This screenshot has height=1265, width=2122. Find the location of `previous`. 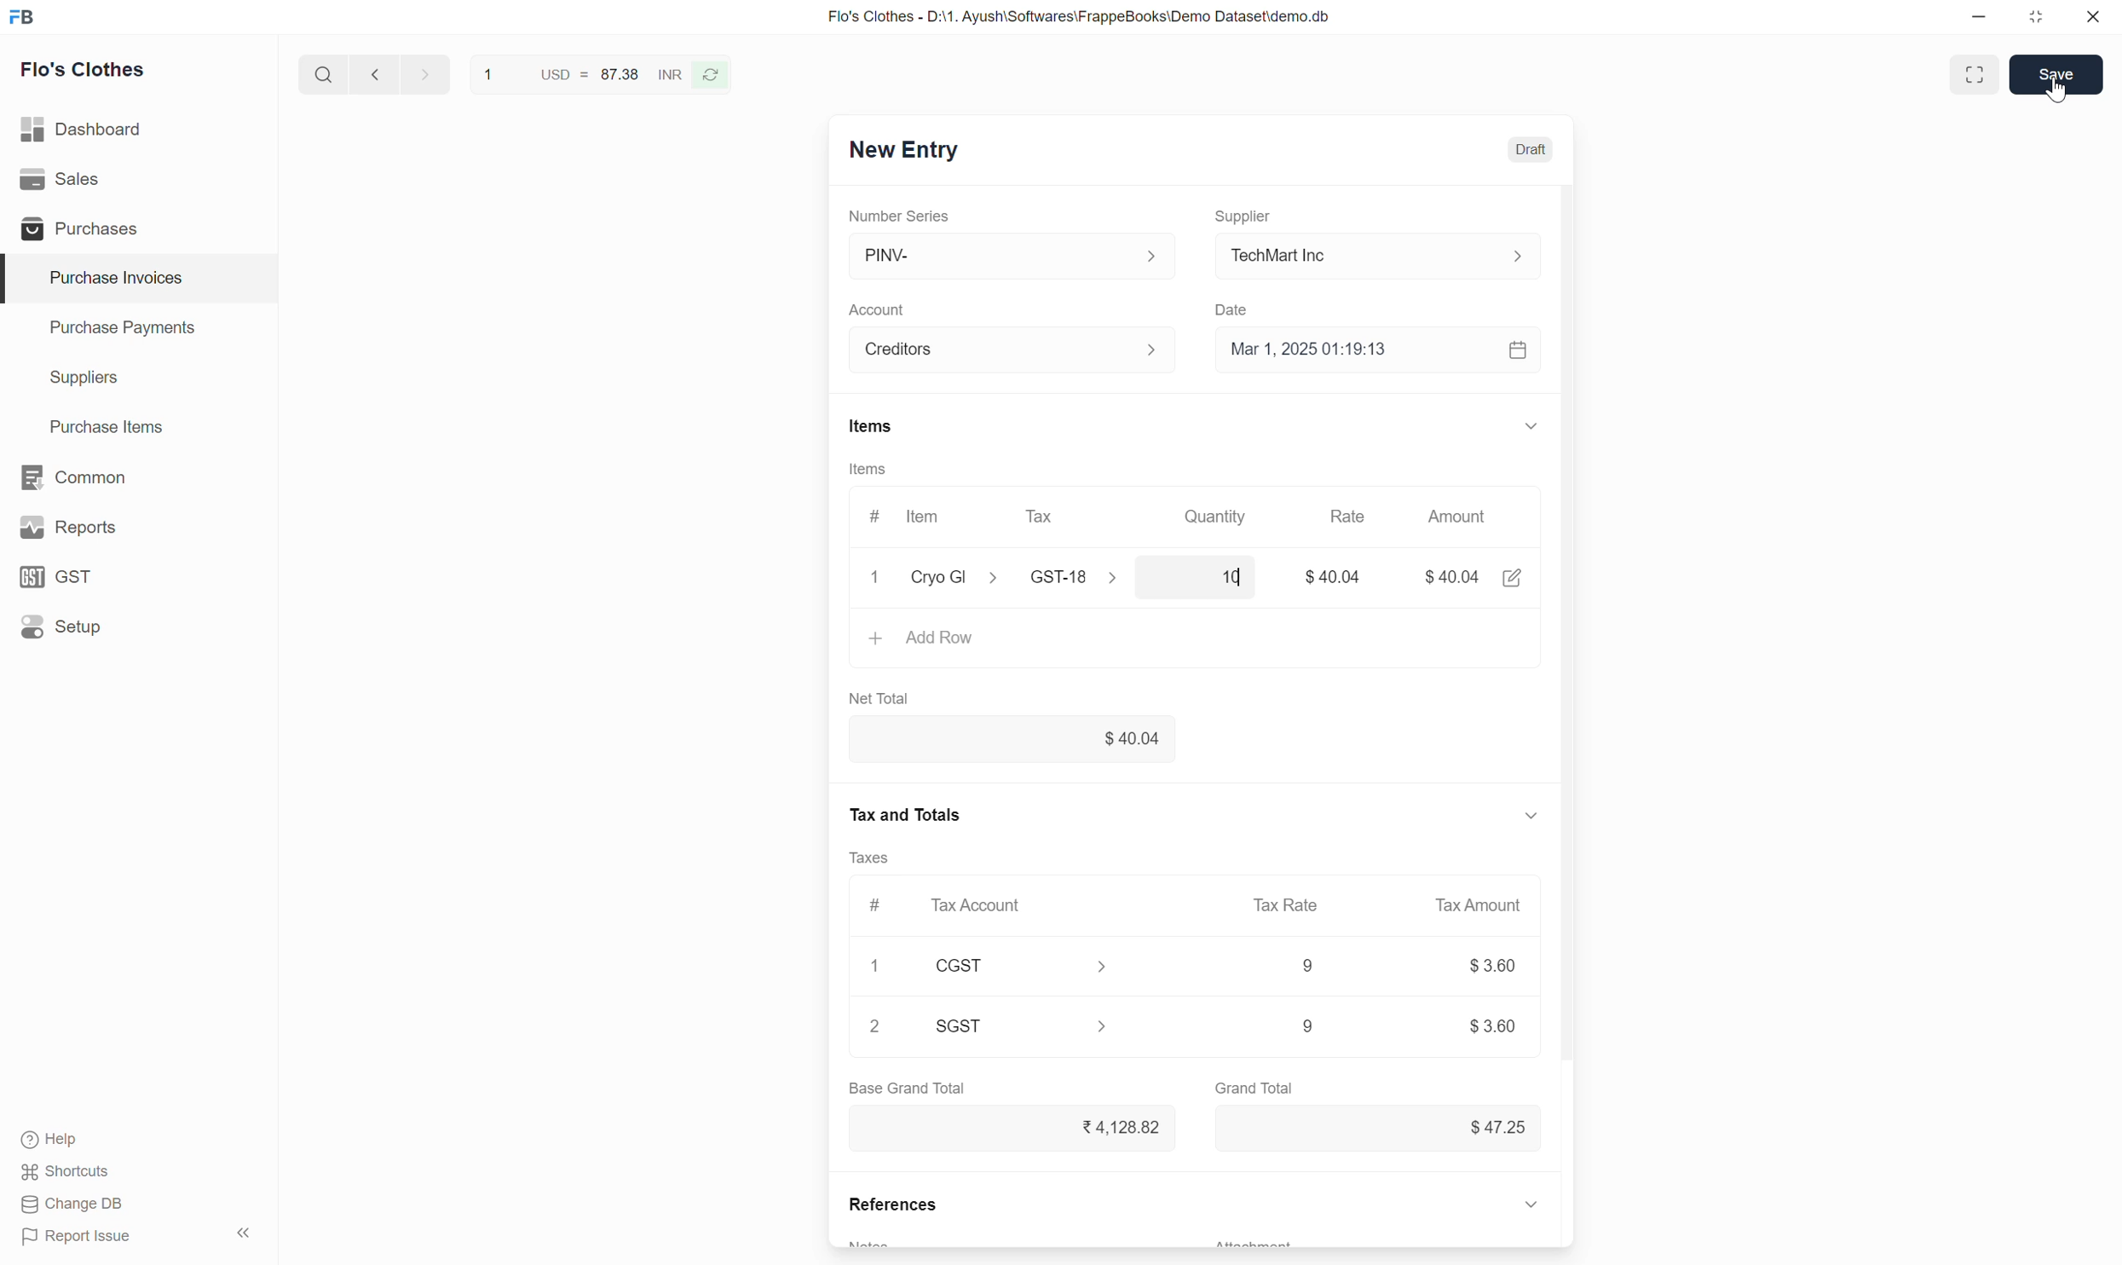

previous is located at coordinates (422, 72).